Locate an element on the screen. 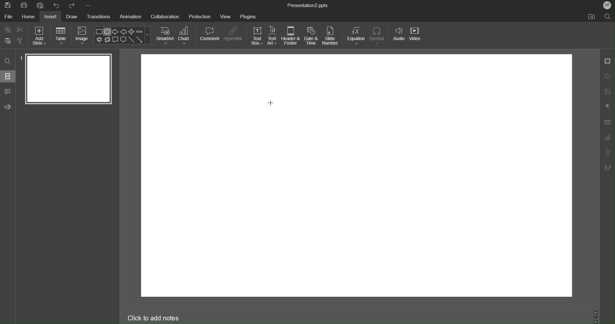  Header & Footer is located at coordinates (291, 36).